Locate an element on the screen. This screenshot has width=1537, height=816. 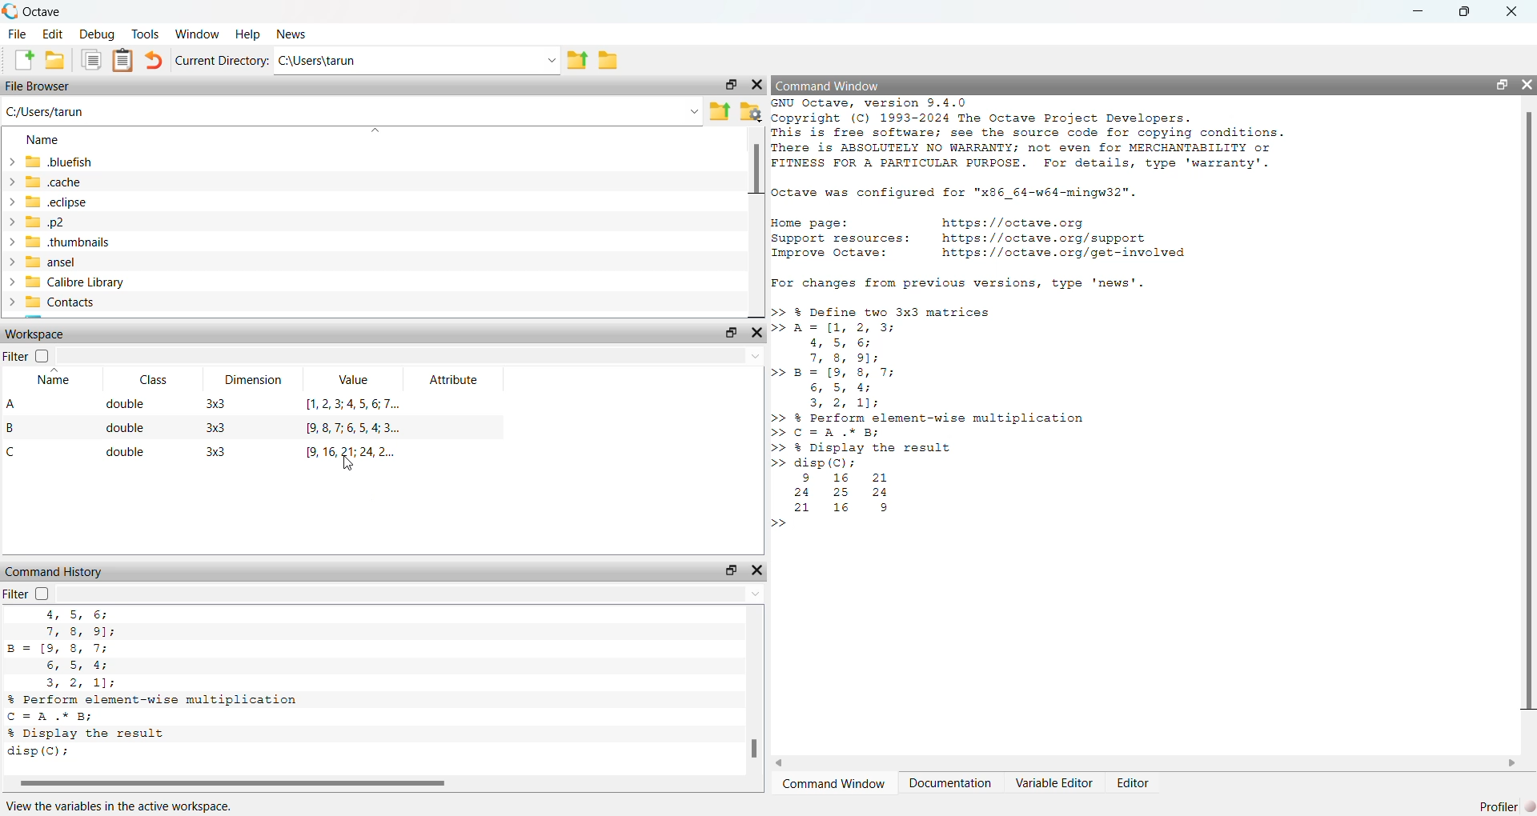
Scroll is located at coordinates (380, 785).